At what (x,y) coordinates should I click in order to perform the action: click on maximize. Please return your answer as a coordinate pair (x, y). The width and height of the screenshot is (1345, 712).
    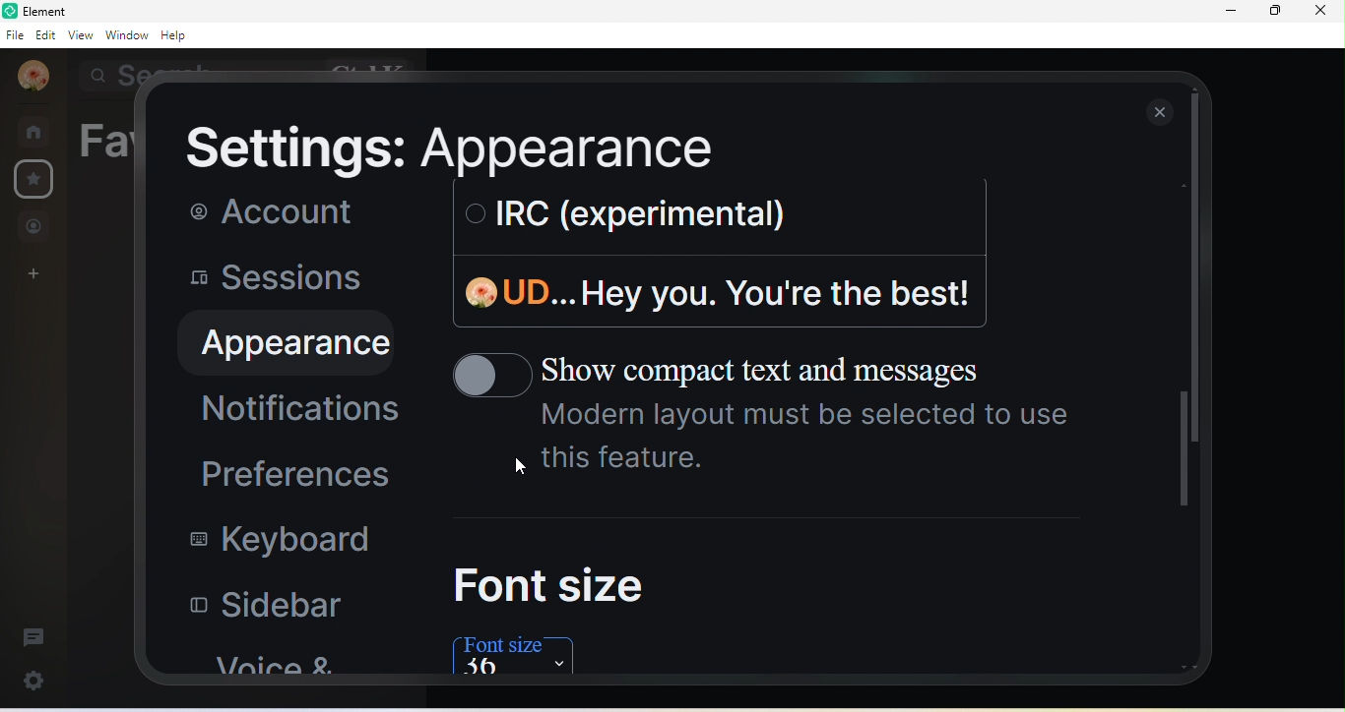
    Looking at the image, I should click on (1275, 15).